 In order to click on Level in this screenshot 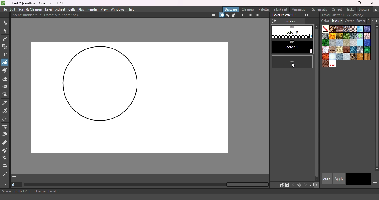, I will do `click(49, 9)`.